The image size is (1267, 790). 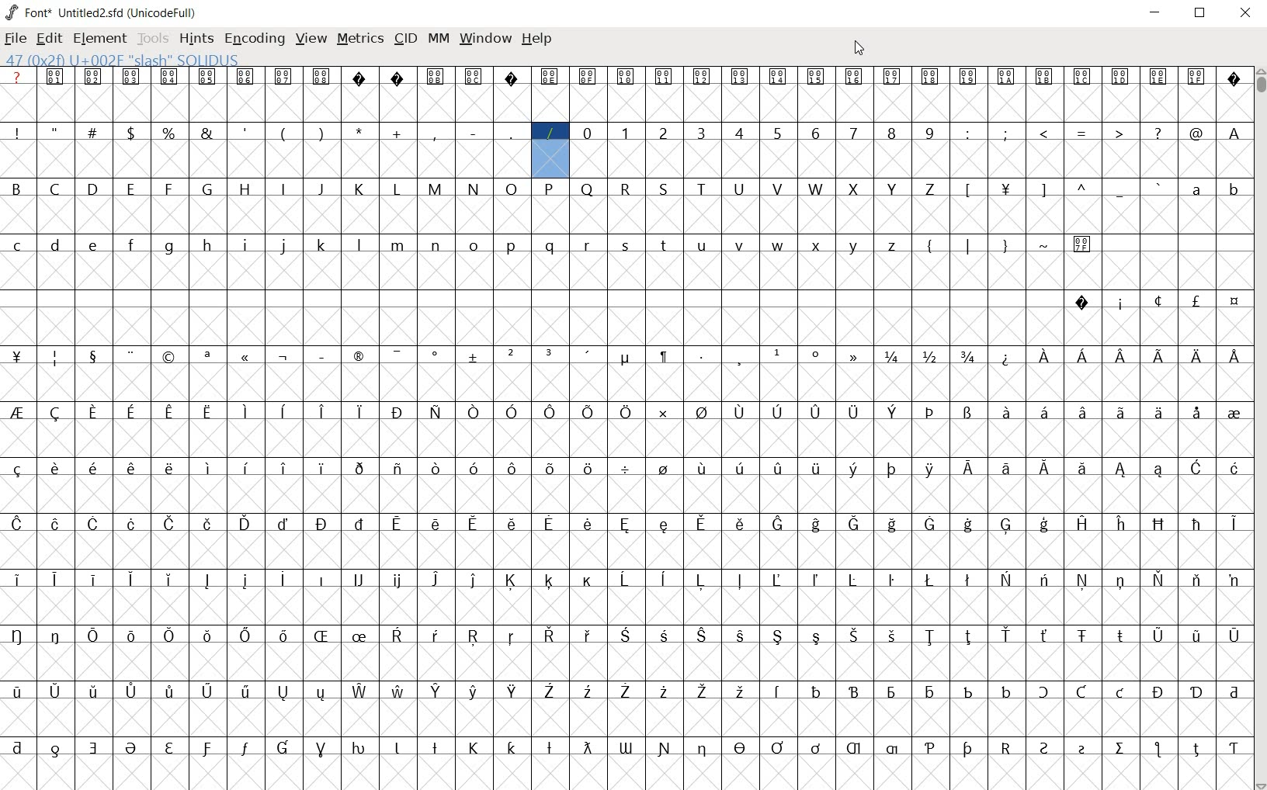 I want to click on glyph, so click(x=1006, y=133).